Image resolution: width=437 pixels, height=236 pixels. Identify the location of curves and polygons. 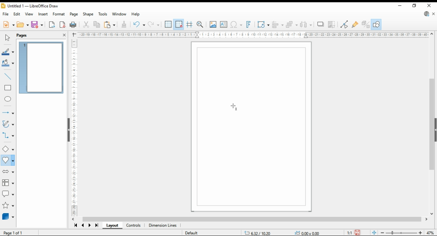
(8, 124).